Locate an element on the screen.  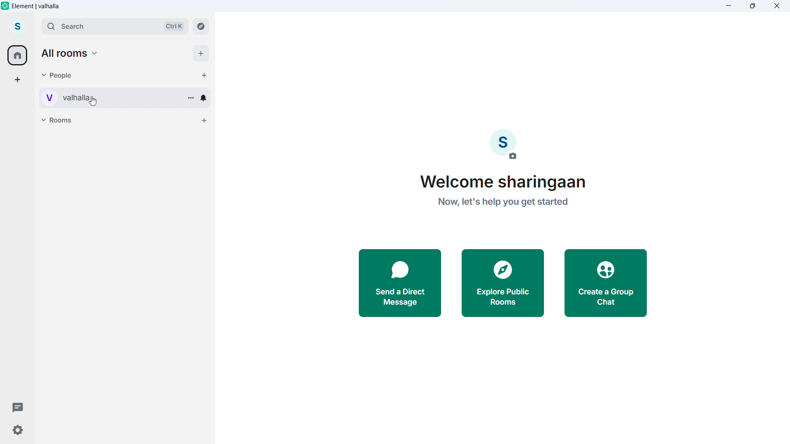
account is located at coordinates (17, 27).